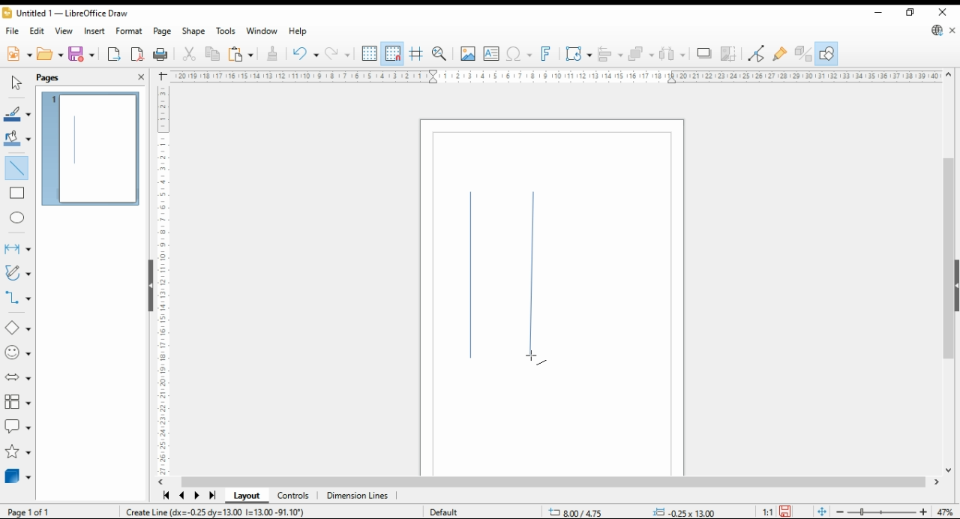 This screenshot has width=960, height=519. What do you see at coordinates (519, 54) in the screenshot?
I see `insert special characters` at bounding box center [519, 54].